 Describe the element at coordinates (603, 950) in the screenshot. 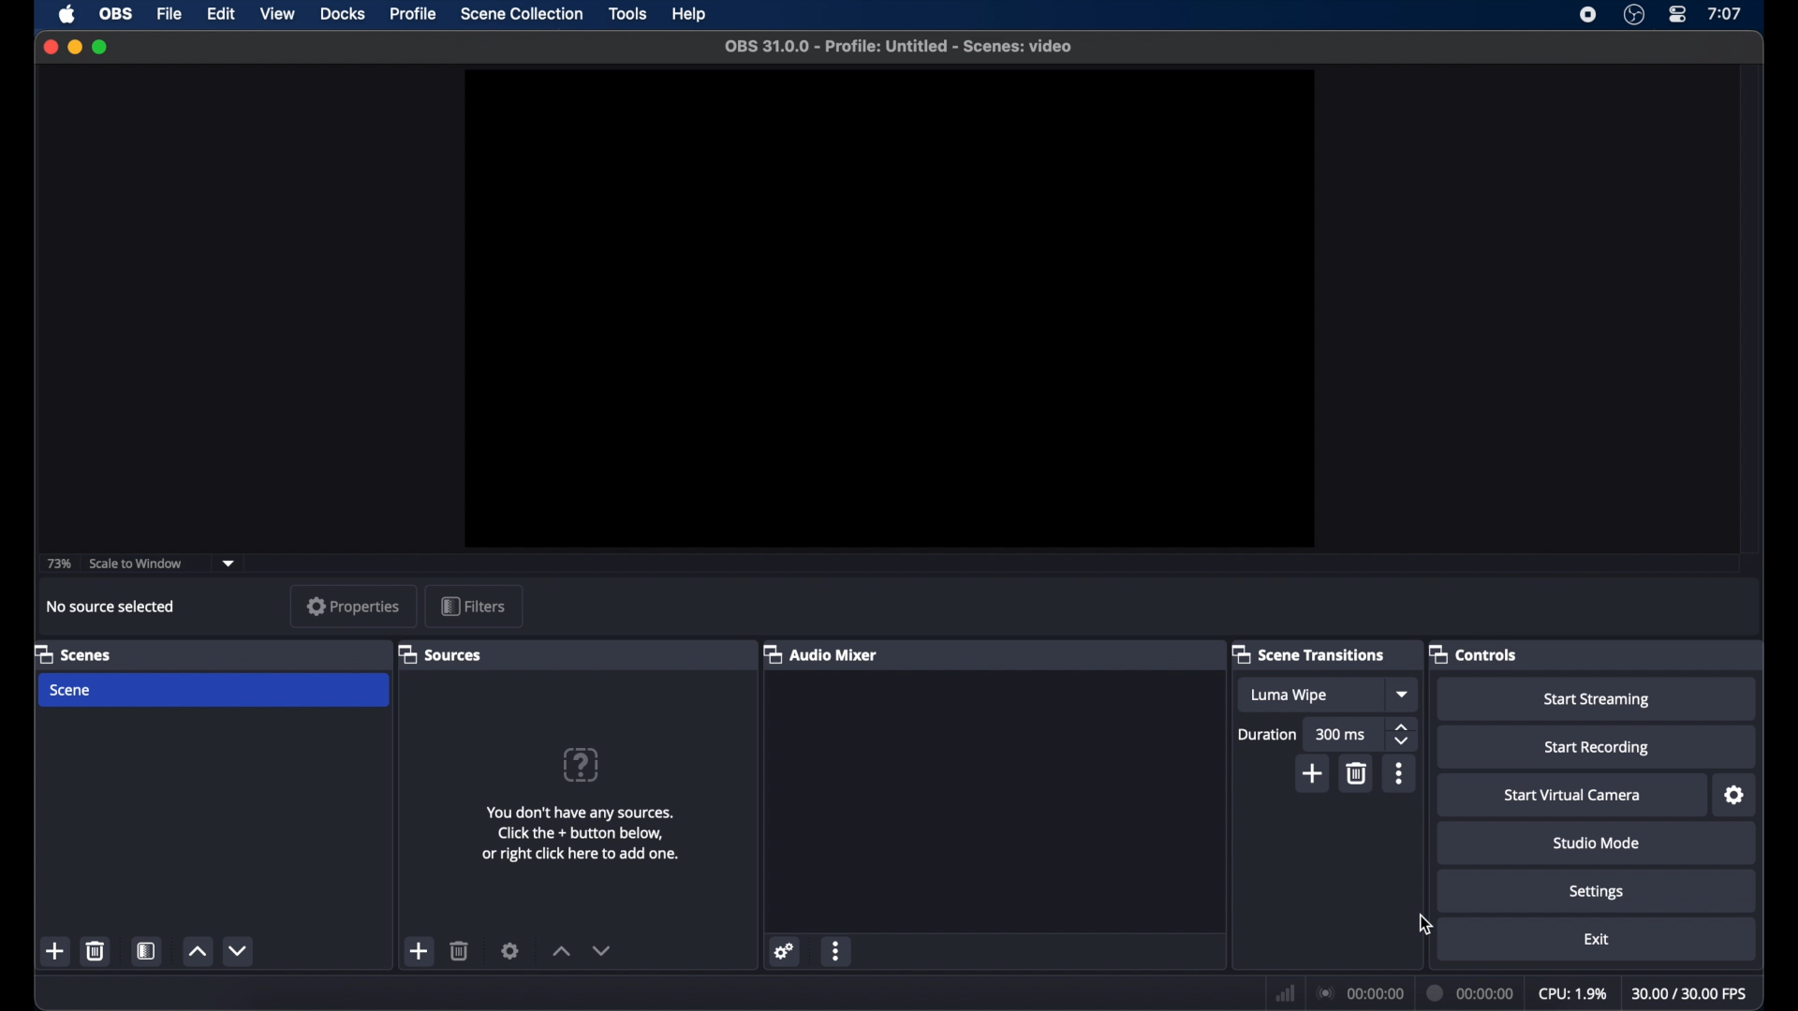

I see `decrement` at that location.